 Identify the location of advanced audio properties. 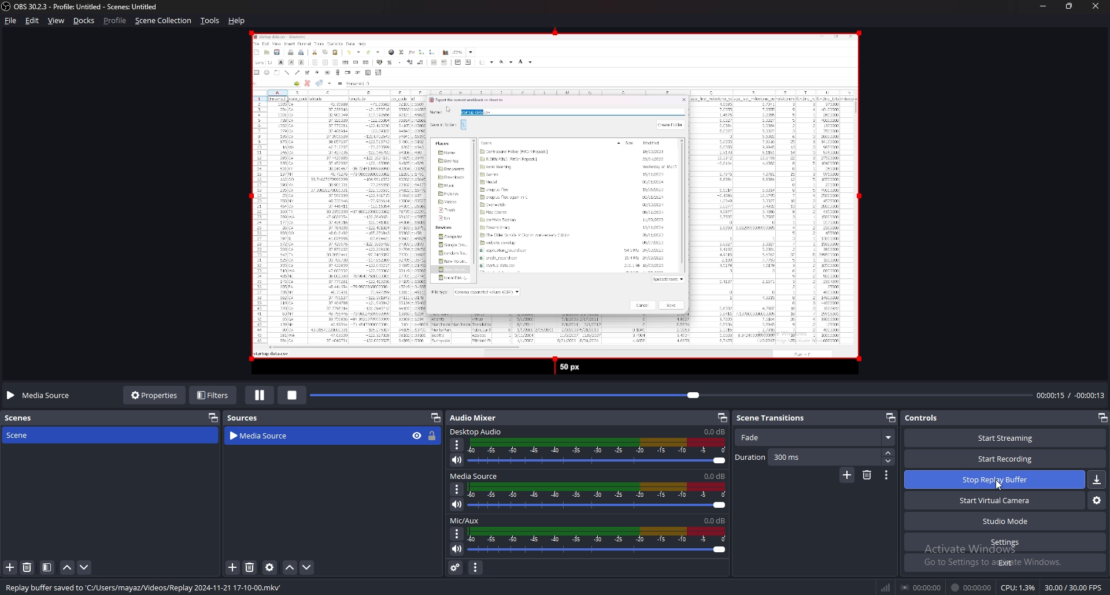
(456, 567).